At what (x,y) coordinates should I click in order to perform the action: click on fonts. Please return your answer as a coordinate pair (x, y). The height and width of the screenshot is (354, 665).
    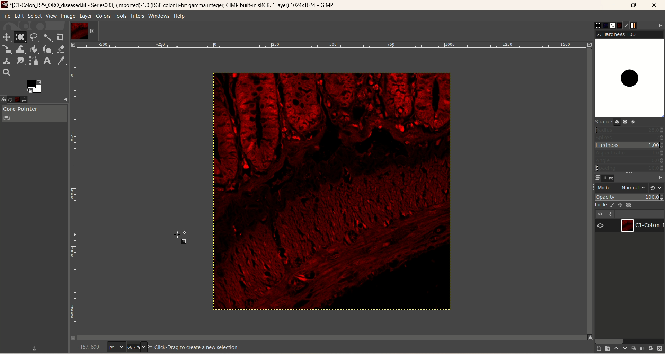
    Looking at the image, I should click on (610, 25).